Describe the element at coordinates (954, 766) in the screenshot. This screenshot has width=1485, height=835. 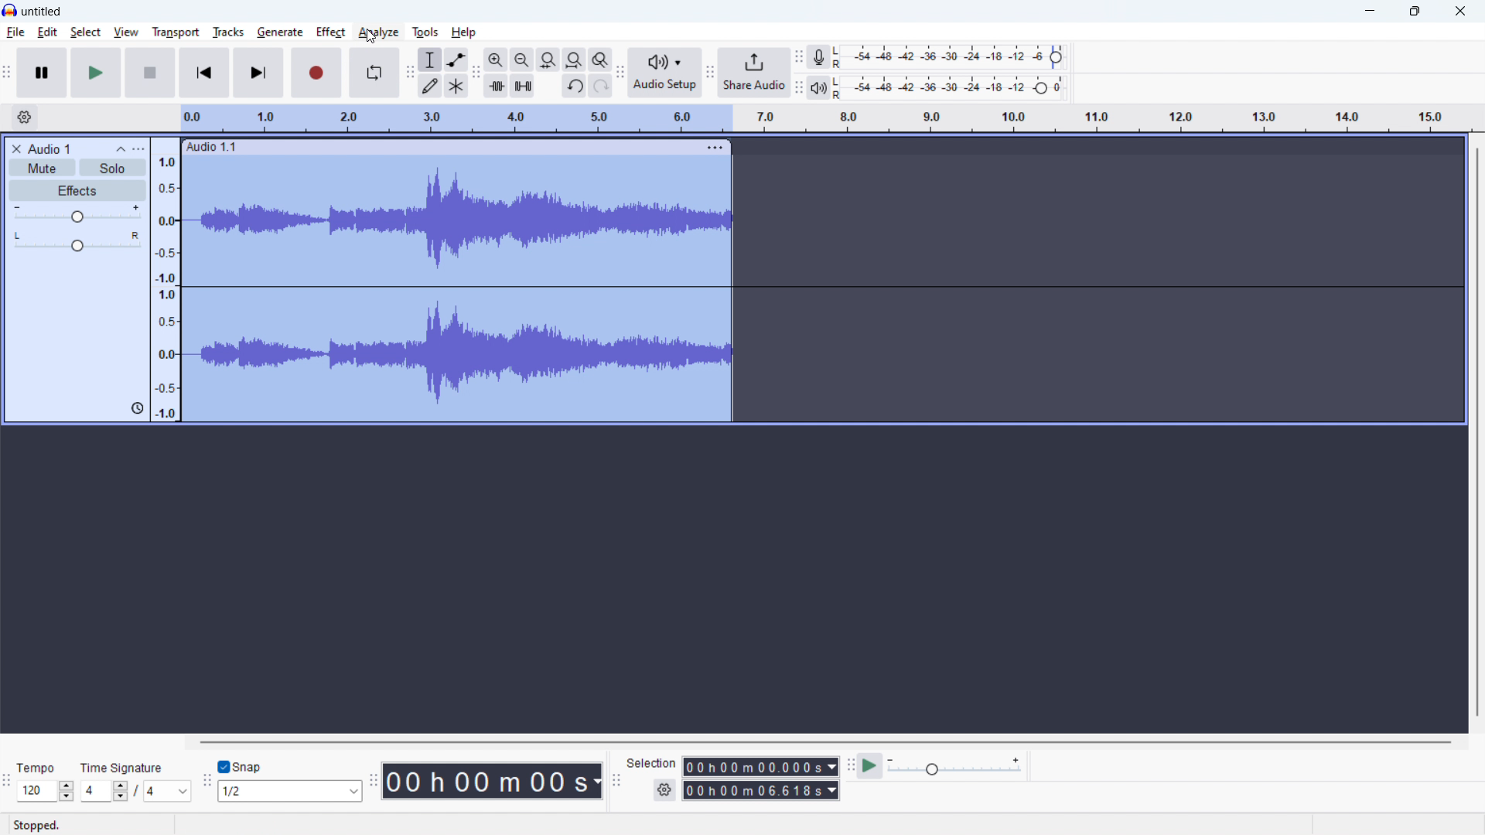
I see `playback speed` at that location.